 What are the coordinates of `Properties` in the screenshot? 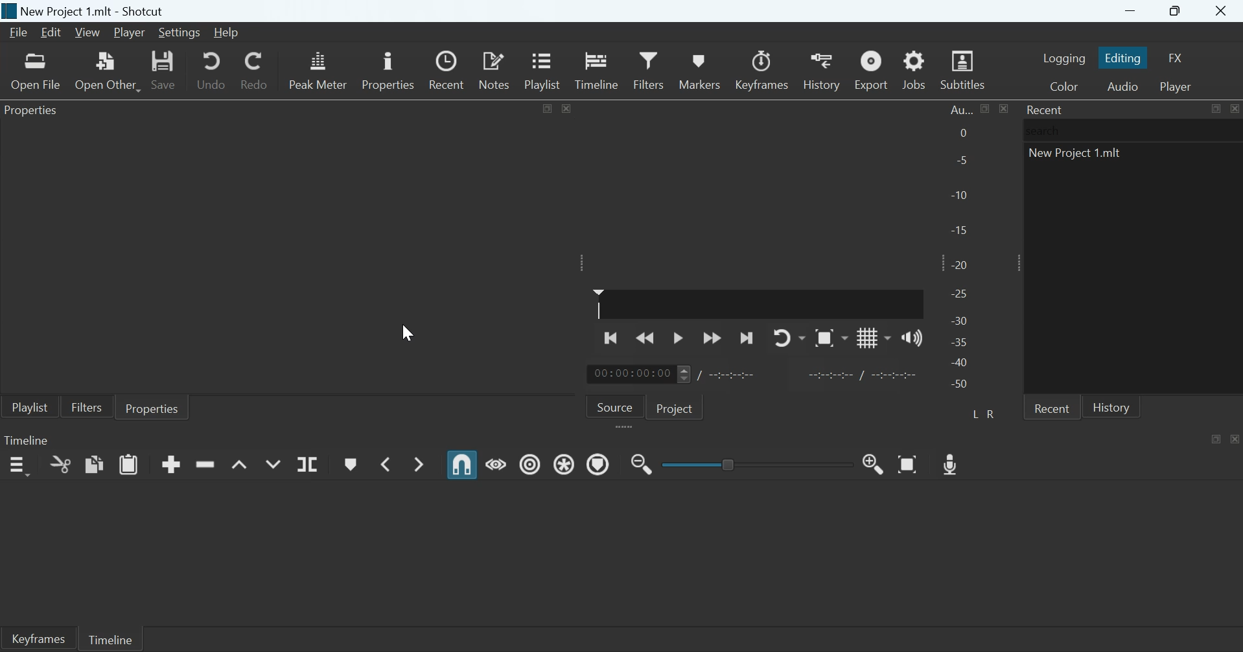 It's located at (152, 407).